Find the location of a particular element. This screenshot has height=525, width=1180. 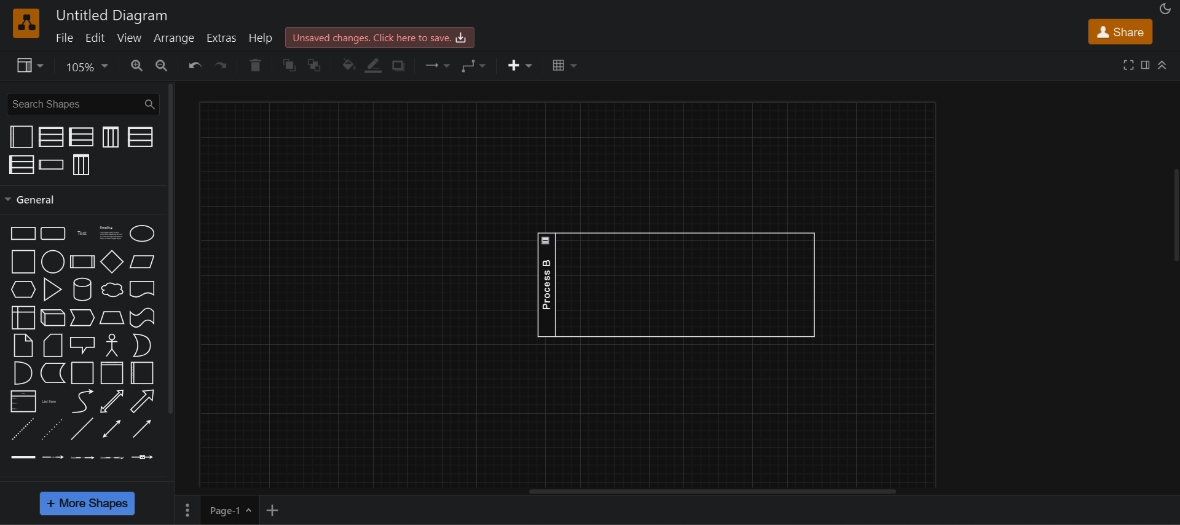

add new page is located at coordinates (278, 508).